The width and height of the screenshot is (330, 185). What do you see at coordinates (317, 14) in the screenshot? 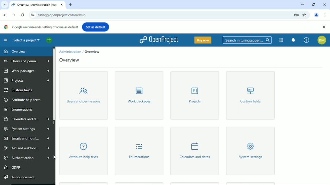
I see `Account` at bounding box center [317, 14].